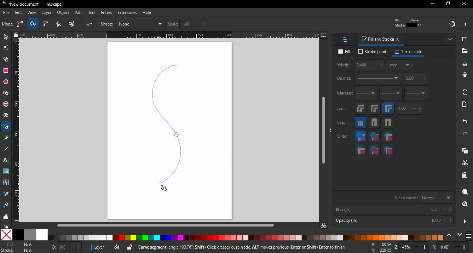 Image resolution: width=473 pixels, height=253 pixels. I want to click on width, so click(361, 66).